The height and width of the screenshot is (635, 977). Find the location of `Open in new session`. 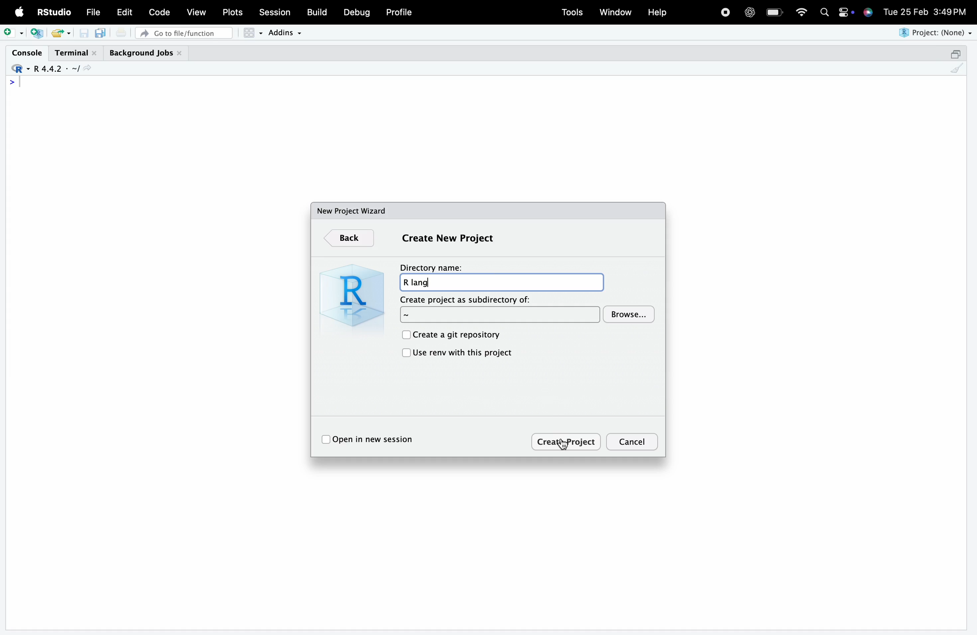

Open in new session is located at coordinates (376, 439).